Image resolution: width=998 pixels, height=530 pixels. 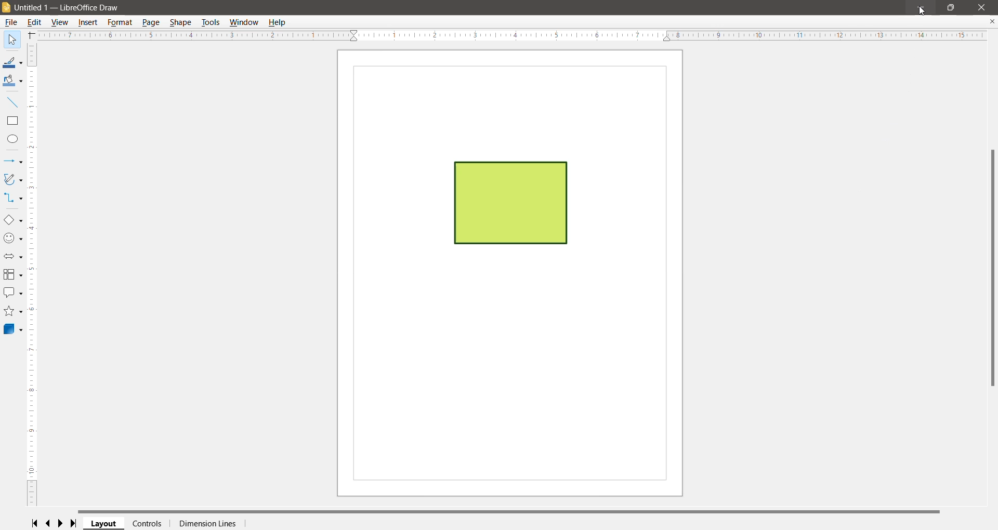 I want to click on Symbol Shapes, so click(x=13, y=239).